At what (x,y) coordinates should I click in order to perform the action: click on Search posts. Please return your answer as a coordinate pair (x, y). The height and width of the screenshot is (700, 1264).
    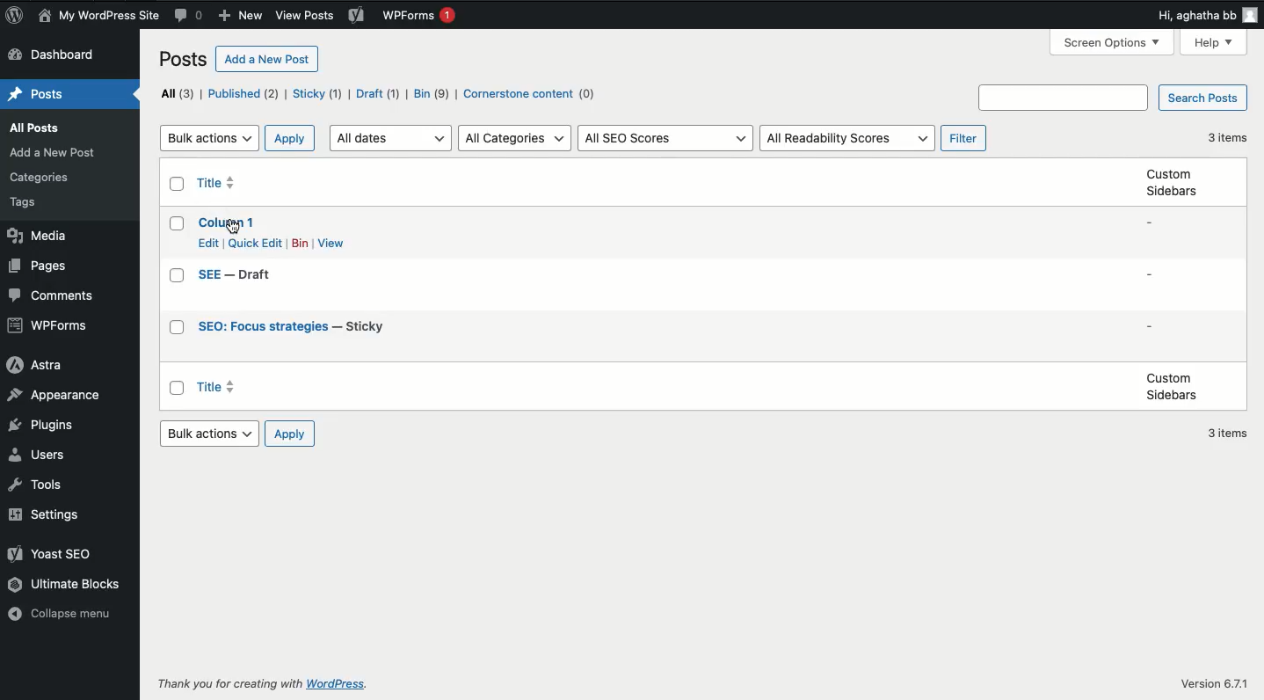
    Looking at the image, I should click on (1205, 98).